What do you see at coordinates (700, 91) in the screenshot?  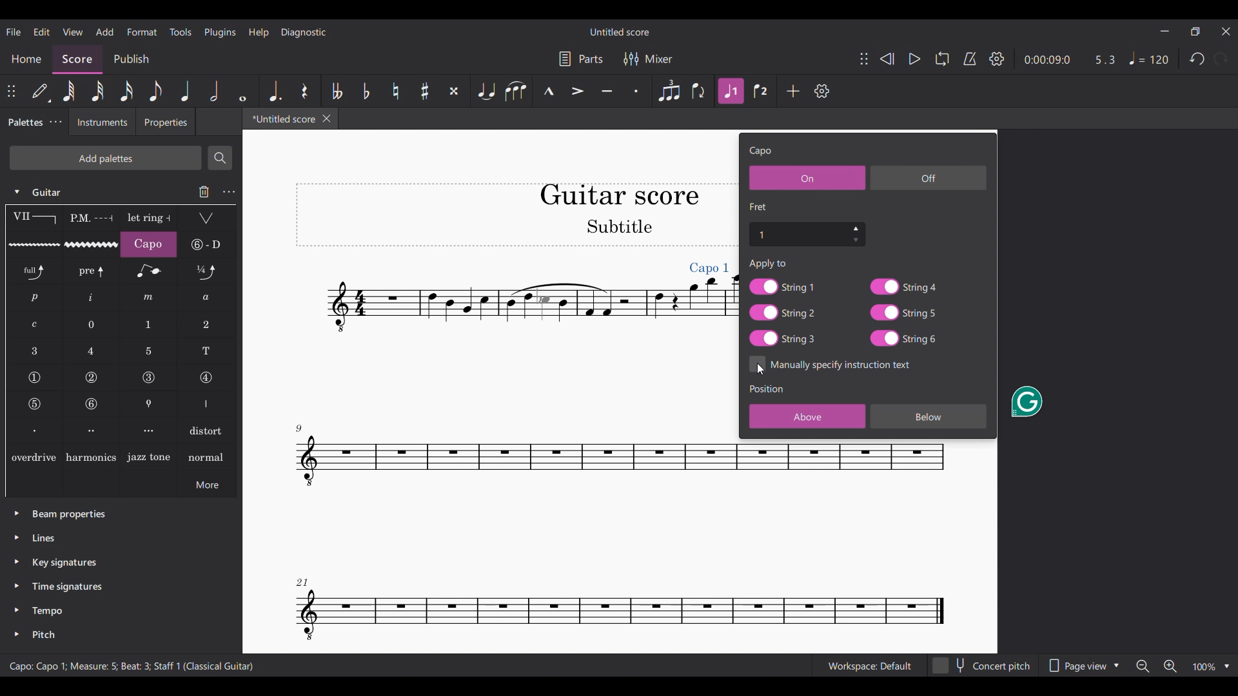 I see `Flip direction` at bounding box center [700, 91].